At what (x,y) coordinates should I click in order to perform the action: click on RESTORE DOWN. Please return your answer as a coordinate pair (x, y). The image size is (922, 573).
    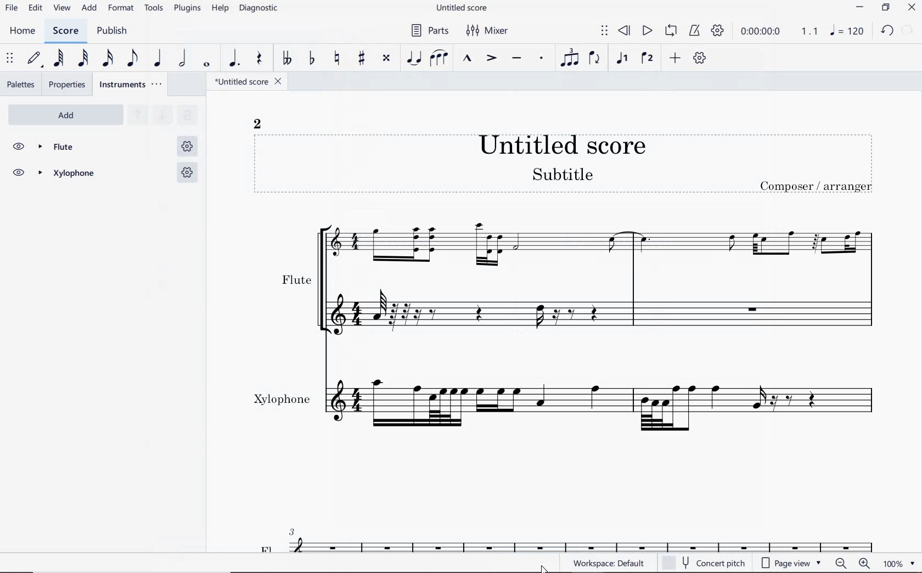
    Looking at the image, I should click on (885, 8).